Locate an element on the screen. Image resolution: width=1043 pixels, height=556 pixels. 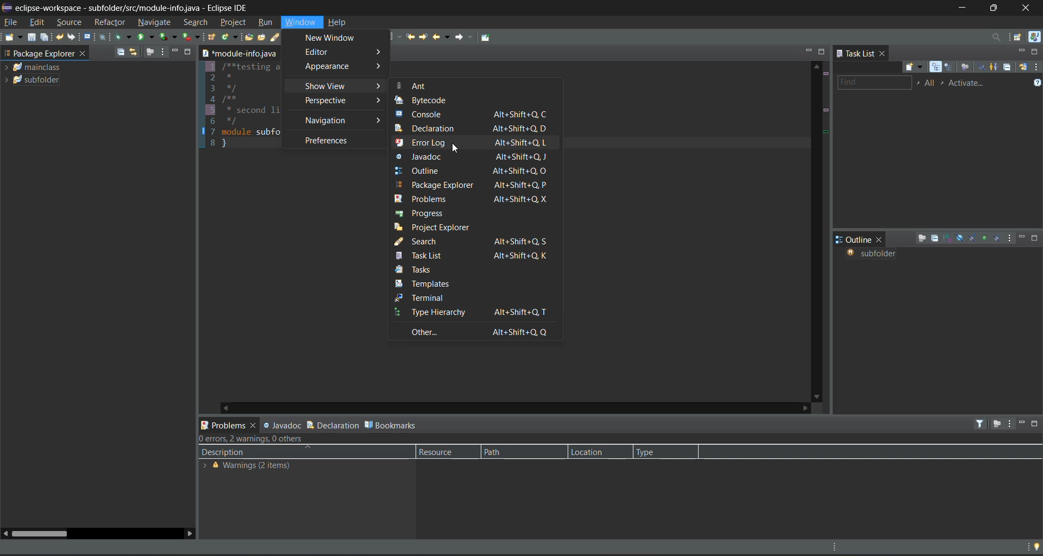
declaration is located at coordinates (334, 425).